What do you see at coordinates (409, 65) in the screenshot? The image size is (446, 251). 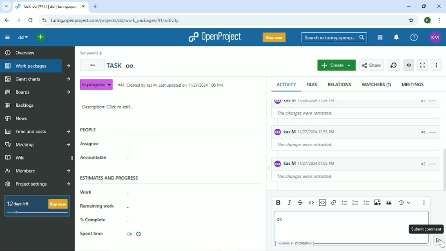 I see `Unwatch work package` at bounding box center [409, 65].